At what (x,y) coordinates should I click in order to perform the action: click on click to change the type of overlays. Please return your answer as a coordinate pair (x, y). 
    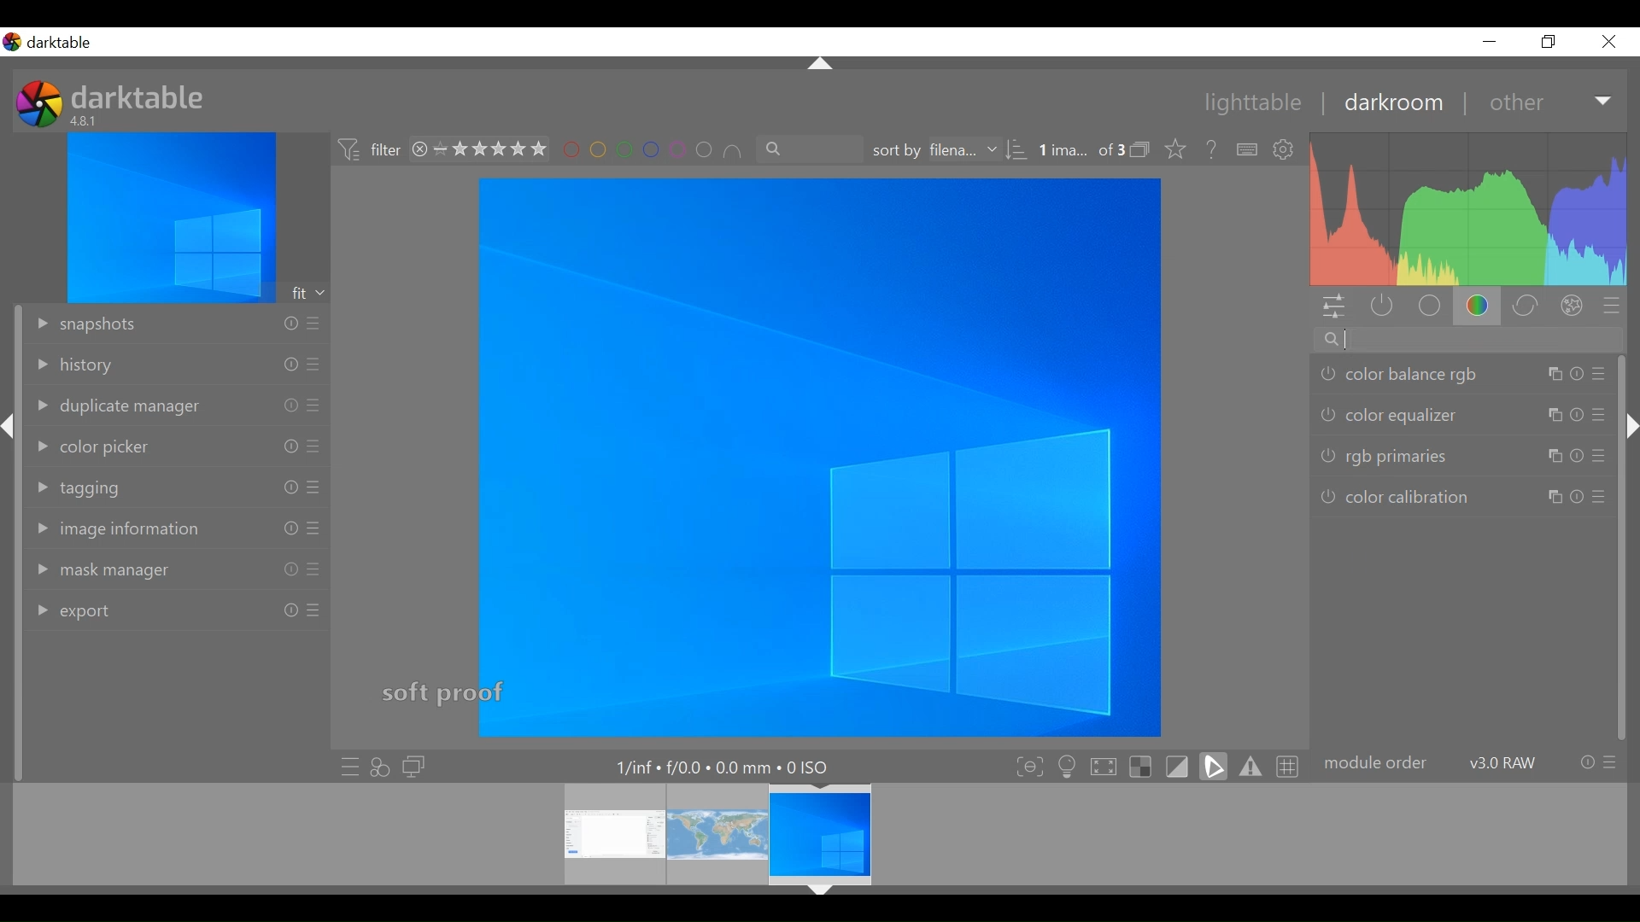
    Looking at the image, I should click on (1172, 148).